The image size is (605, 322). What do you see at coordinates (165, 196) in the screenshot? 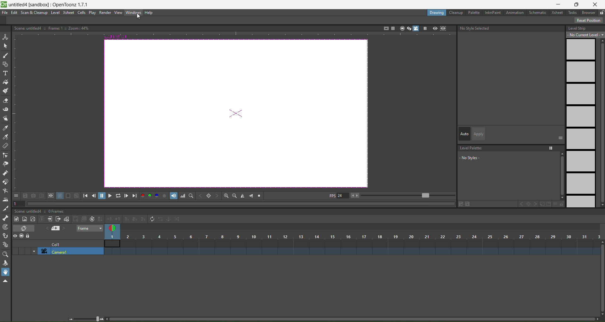
I see `channel` at bounding box center [165, 196].